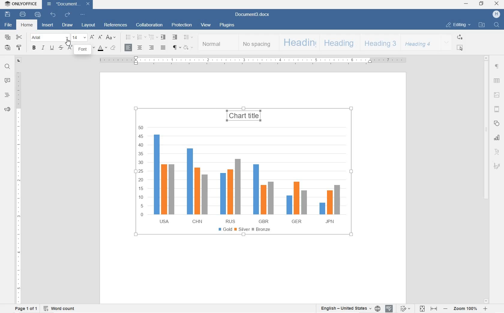  Describe the element at coordinates (7, 37) in the screenshot. I see `COPY` at that location.